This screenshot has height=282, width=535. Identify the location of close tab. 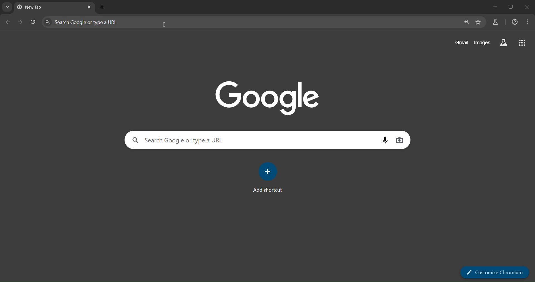
(90, 8).